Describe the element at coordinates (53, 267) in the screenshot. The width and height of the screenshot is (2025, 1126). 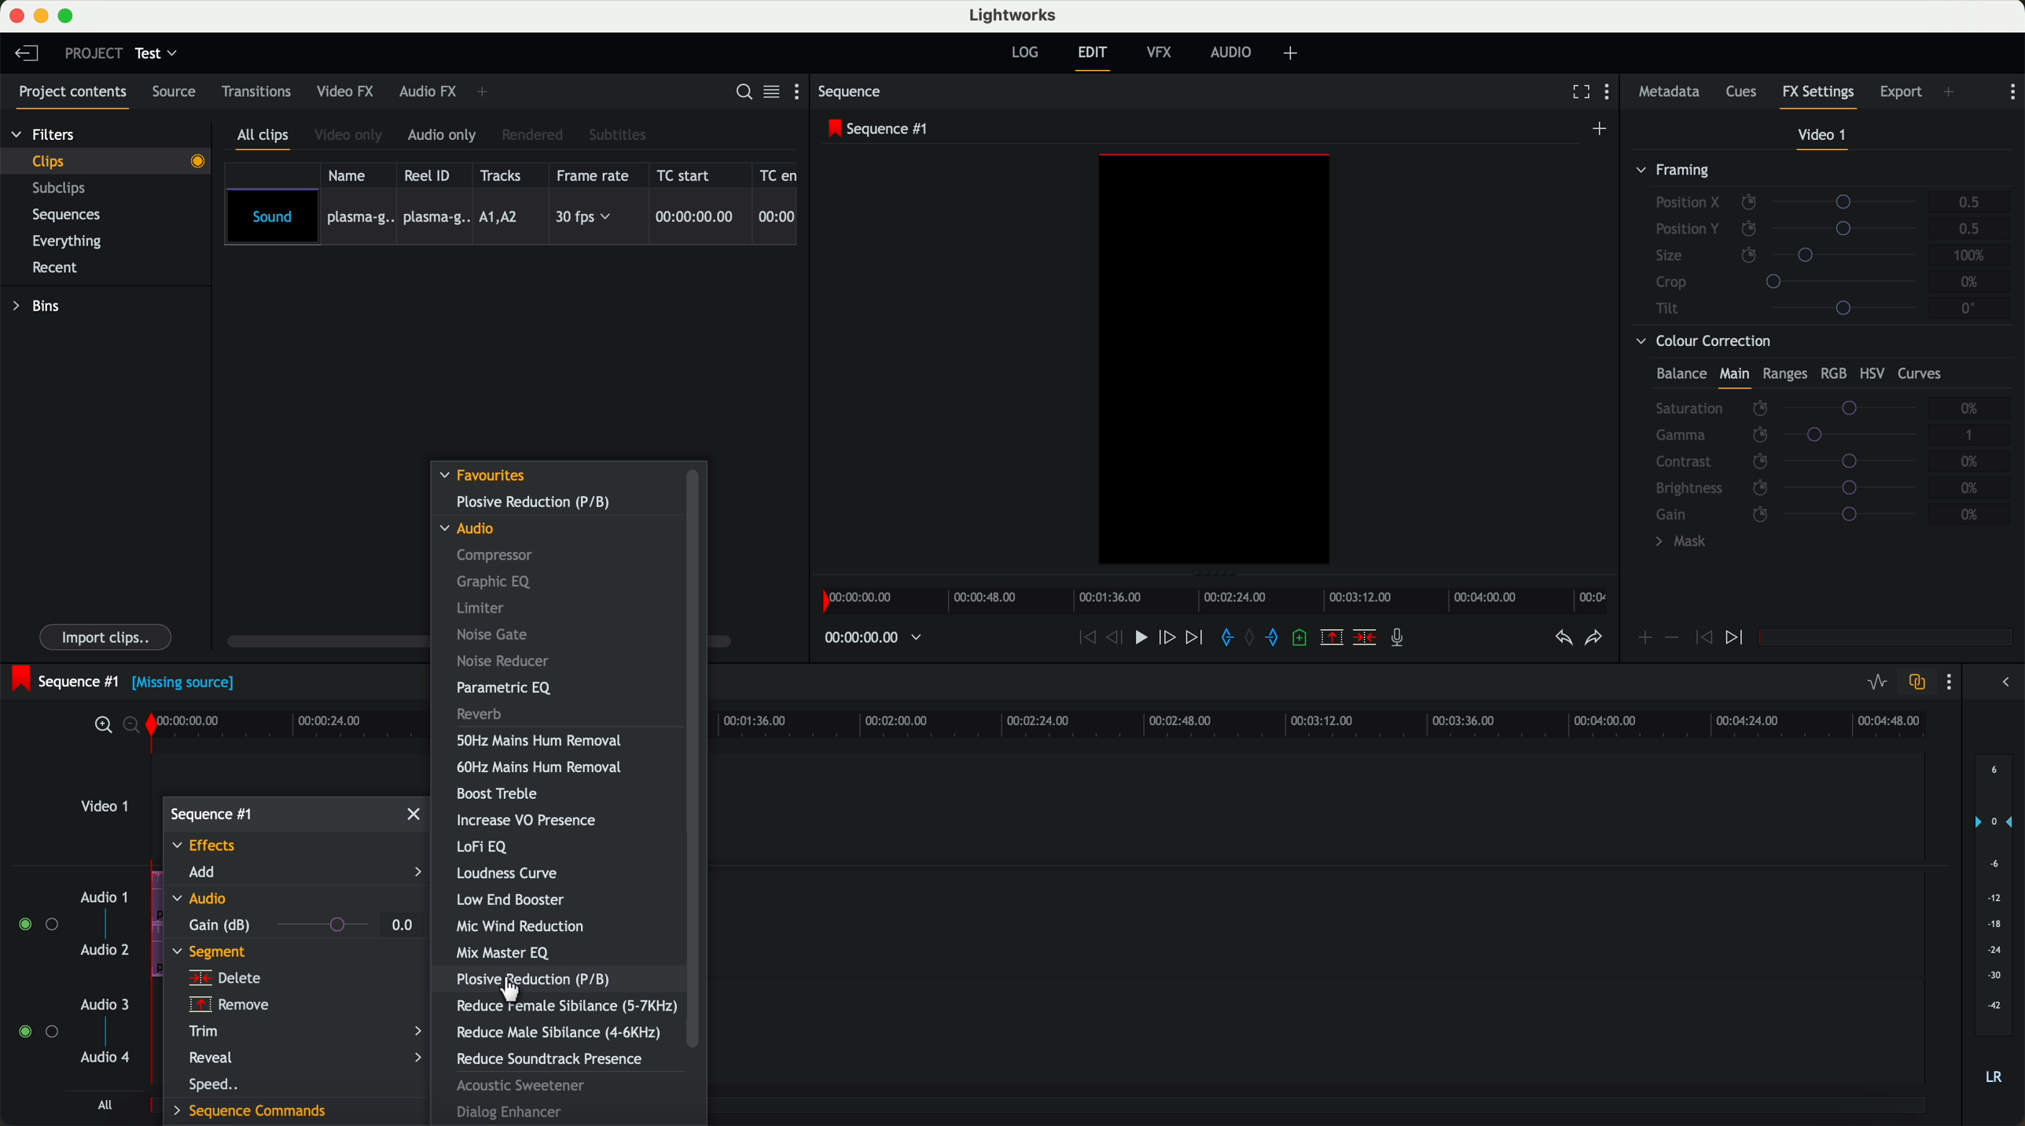
I see `recent` at that location.